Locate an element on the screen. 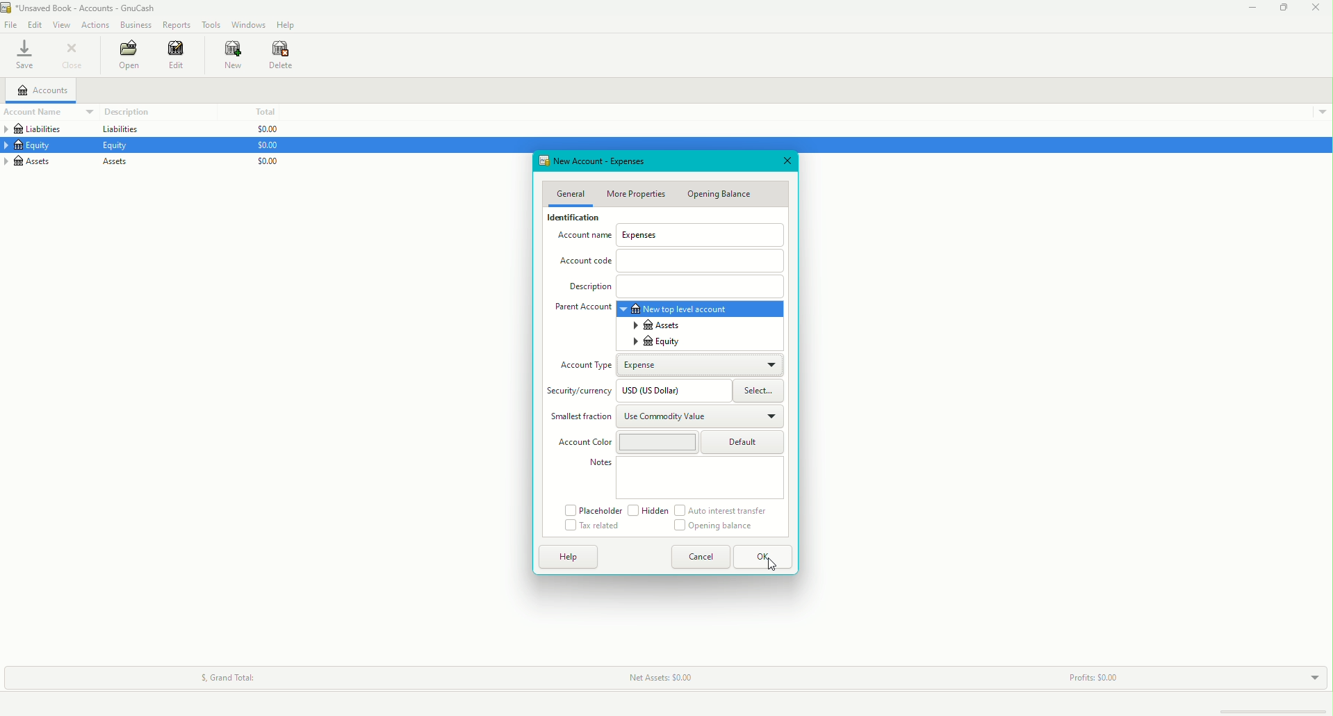  Opening Balance is located at coordinates (719, 527).